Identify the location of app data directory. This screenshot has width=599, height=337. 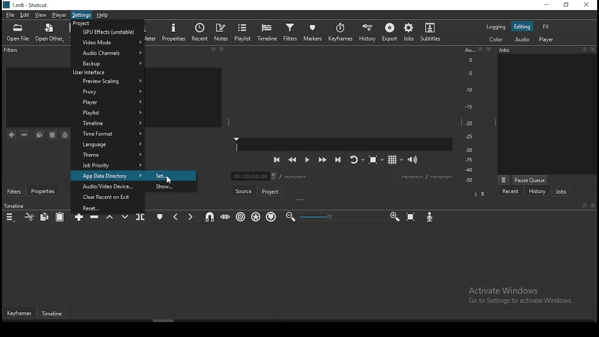
(108, 176).